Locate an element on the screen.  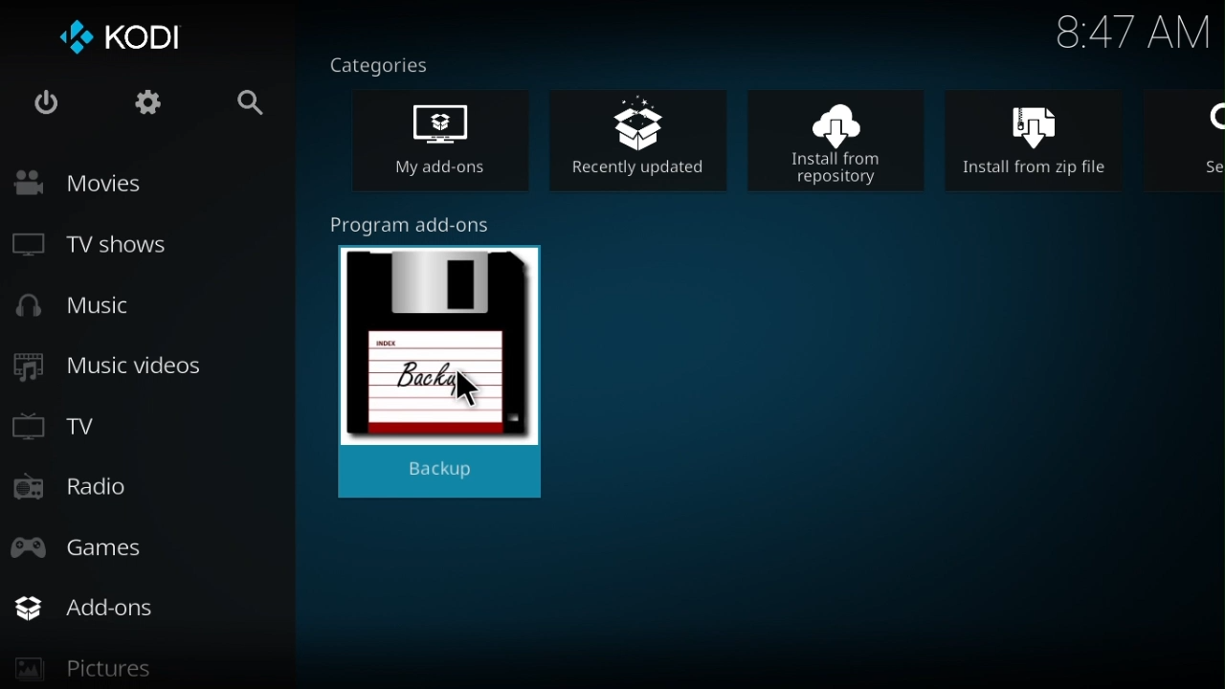
TV is located at coordinates (68, 423).